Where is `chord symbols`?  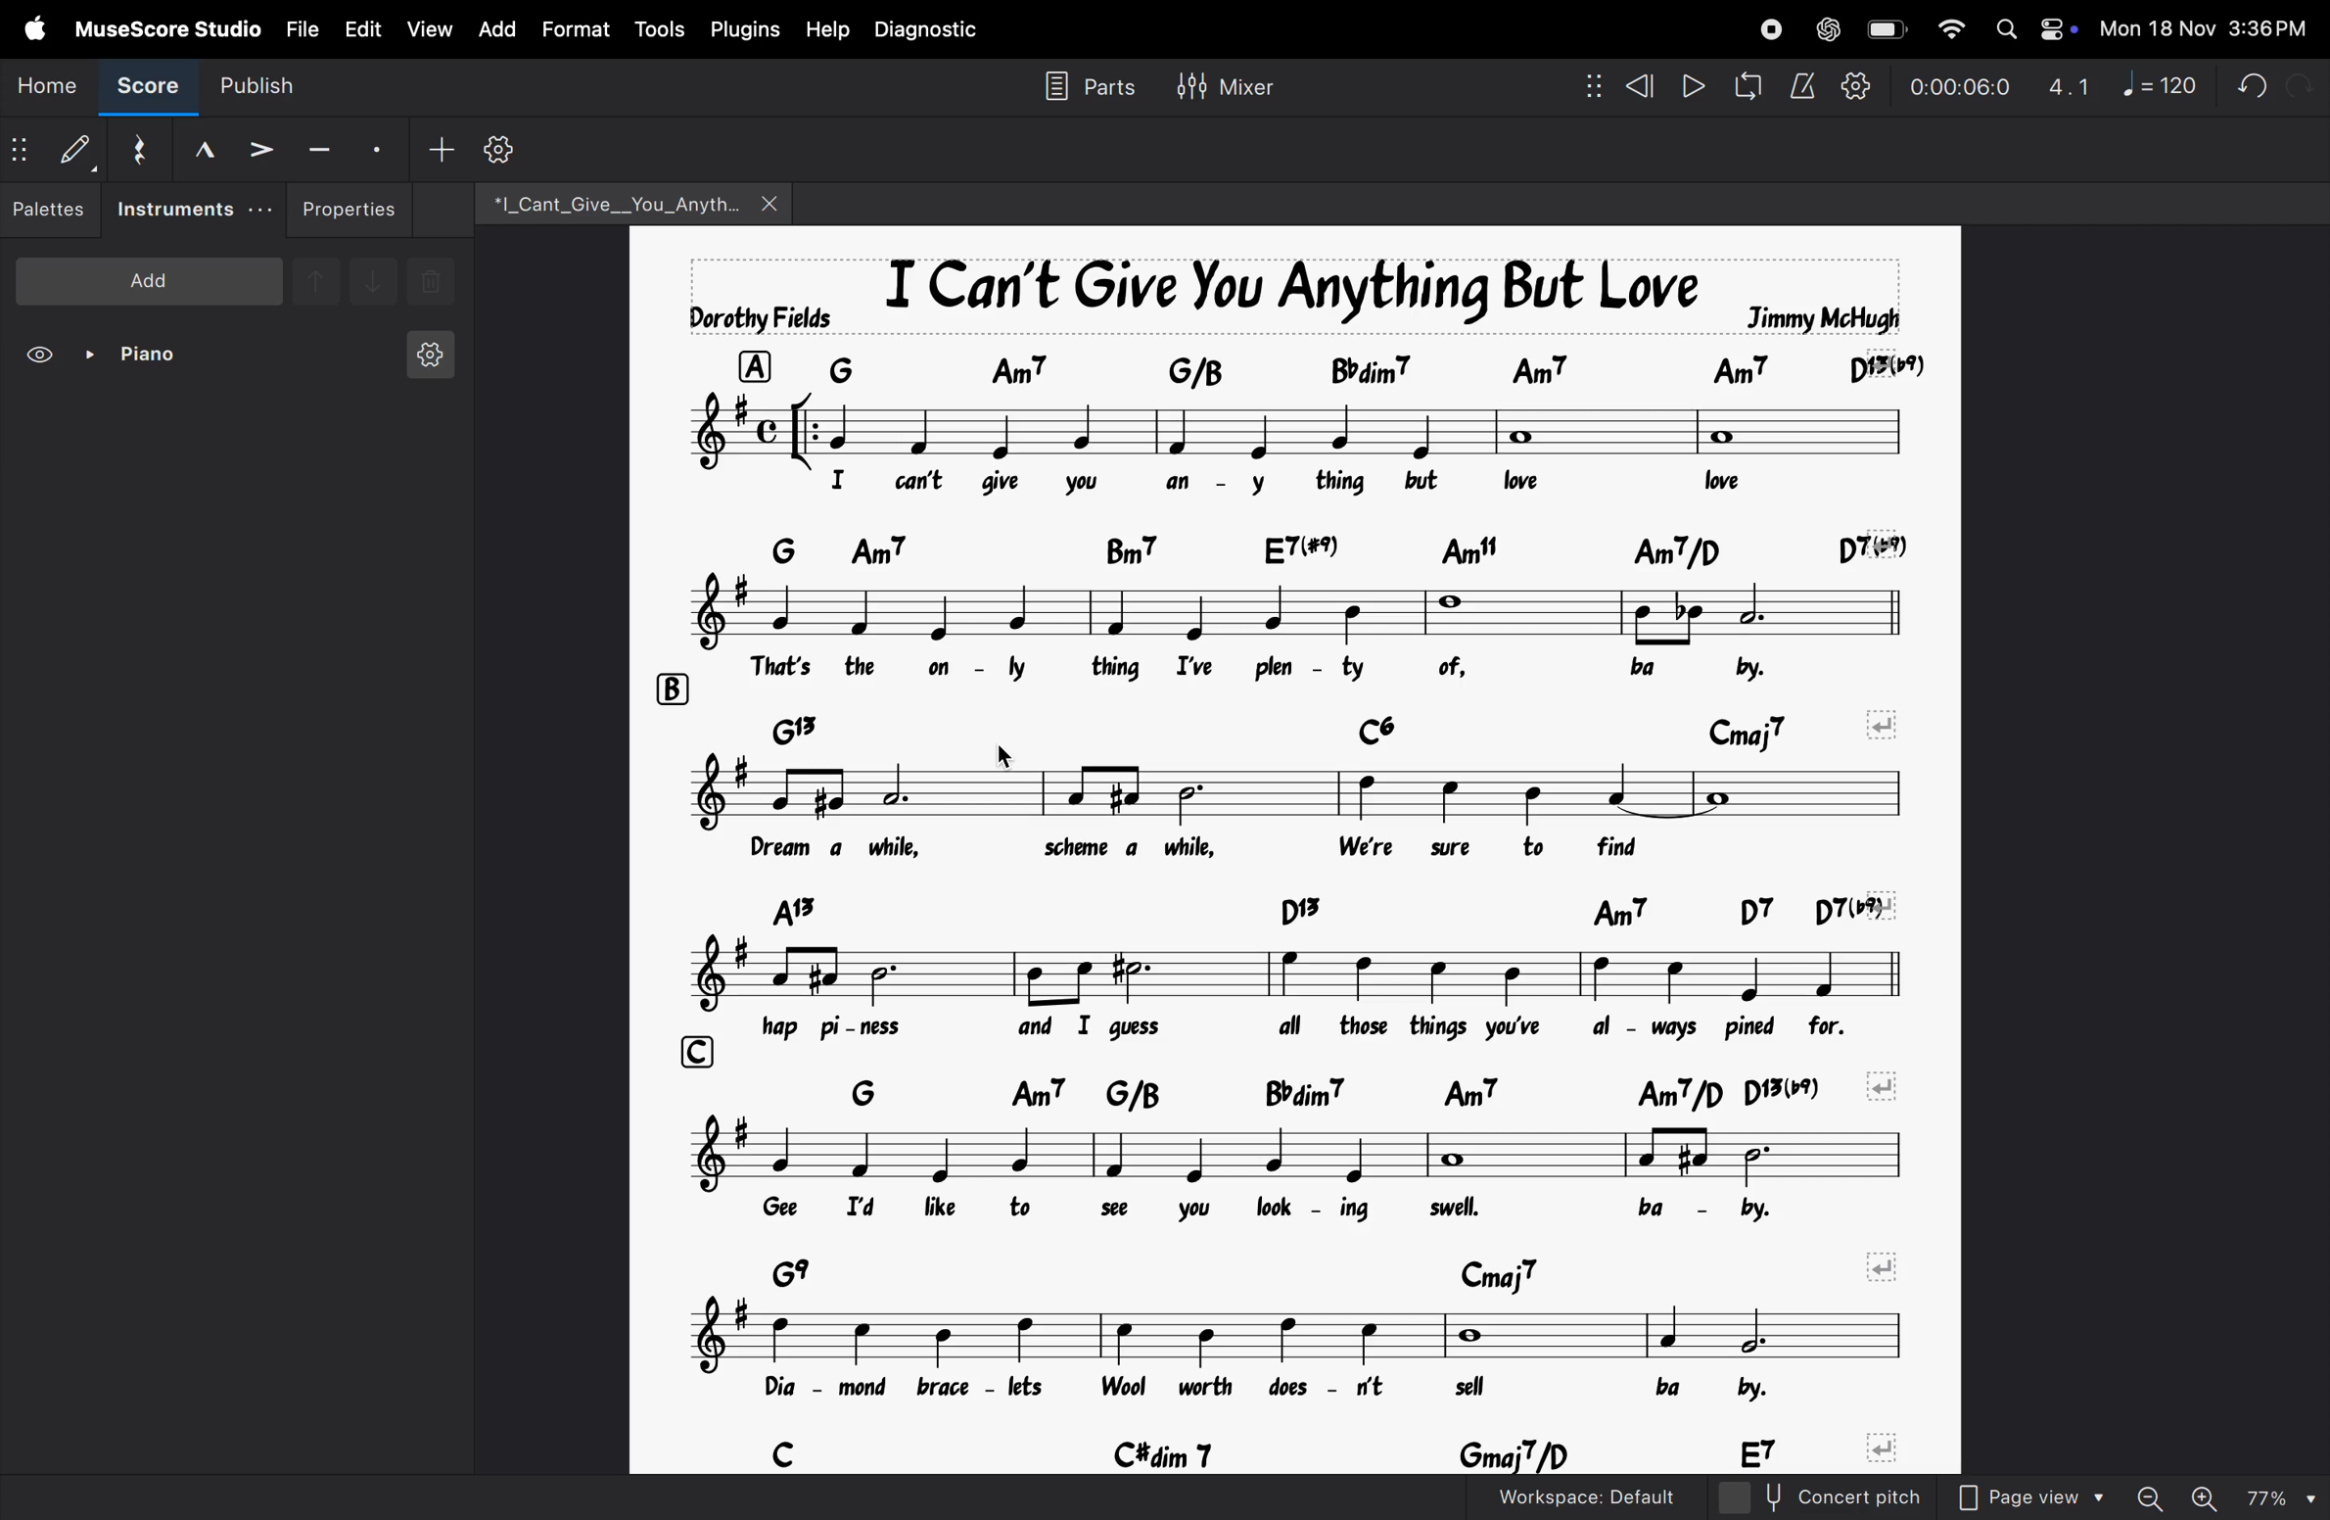
chord symbols is located at coordinates (1334, 1272).